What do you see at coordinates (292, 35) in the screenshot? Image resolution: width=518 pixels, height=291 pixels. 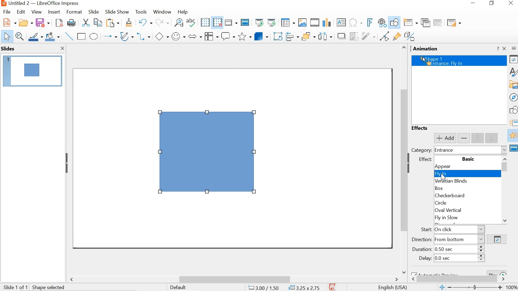 I see `align objects` at bounding box center [292, 35].